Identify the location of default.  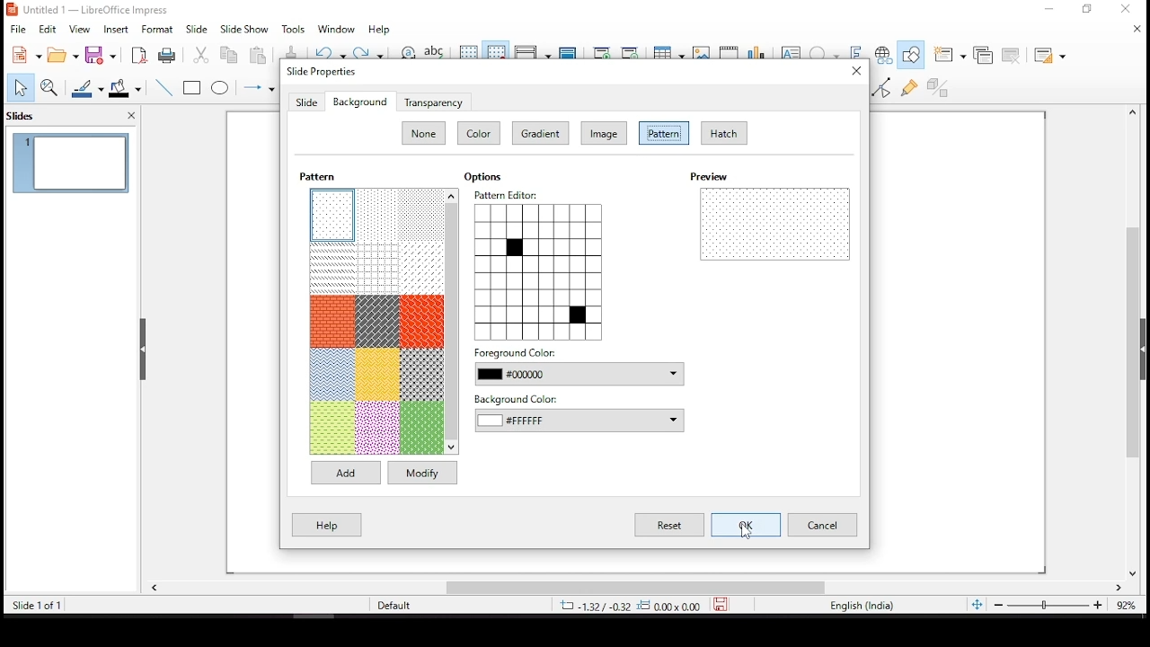
(394, 606).